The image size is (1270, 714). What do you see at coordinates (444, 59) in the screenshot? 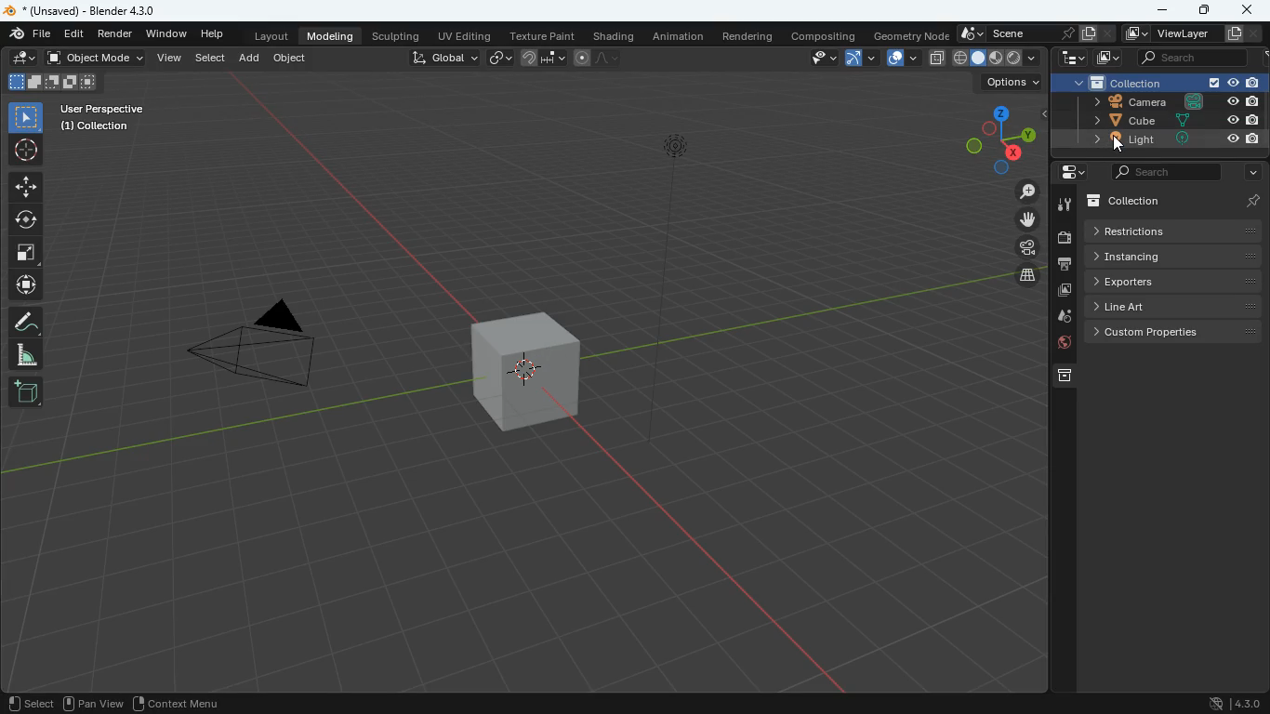
I see `global` at bounding box center [444, 59].